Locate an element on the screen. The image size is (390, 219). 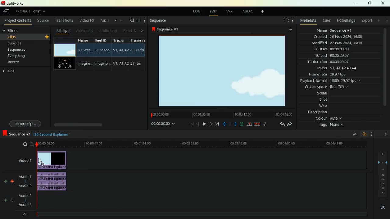
tc duration is located at coordinates (331, 62).